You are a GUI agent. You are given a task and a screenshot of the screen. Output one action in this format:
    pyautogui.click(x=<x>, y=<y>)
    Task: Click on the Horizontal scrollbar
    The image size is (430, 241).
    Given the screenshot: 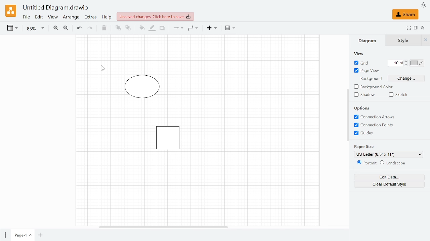 What is the action you would take?
    pyautogui.click(x=163, y=226)
    